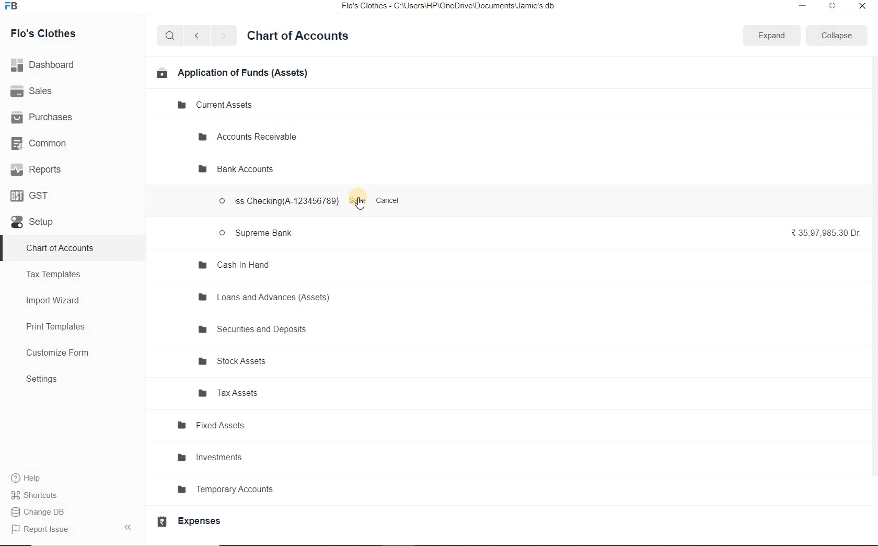  I want to click on Frappe Books logo, so click(14, 7).